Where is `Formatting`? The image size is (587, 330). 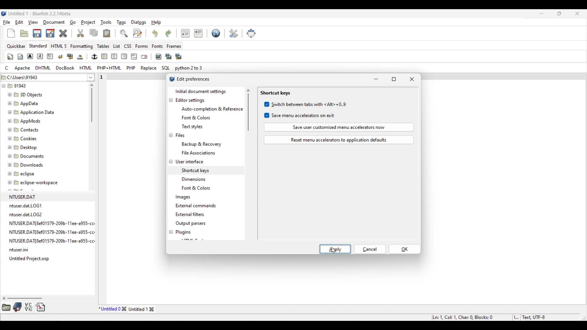
Formatting is located at coordinates (82, 46).